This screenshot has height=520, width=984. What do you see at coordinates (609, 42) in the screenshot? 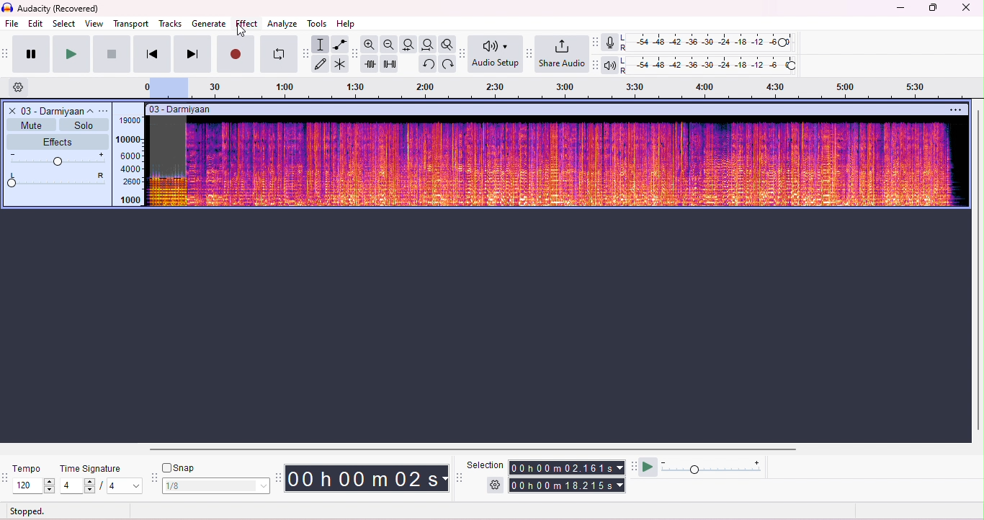
I see `record meter ` at bounding box center [609, 42].